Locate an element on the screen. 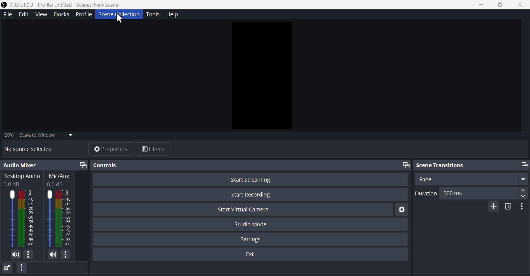 The height and width of the screenshot is (276, 530). Start streaming is located at coordinates (249, 181).